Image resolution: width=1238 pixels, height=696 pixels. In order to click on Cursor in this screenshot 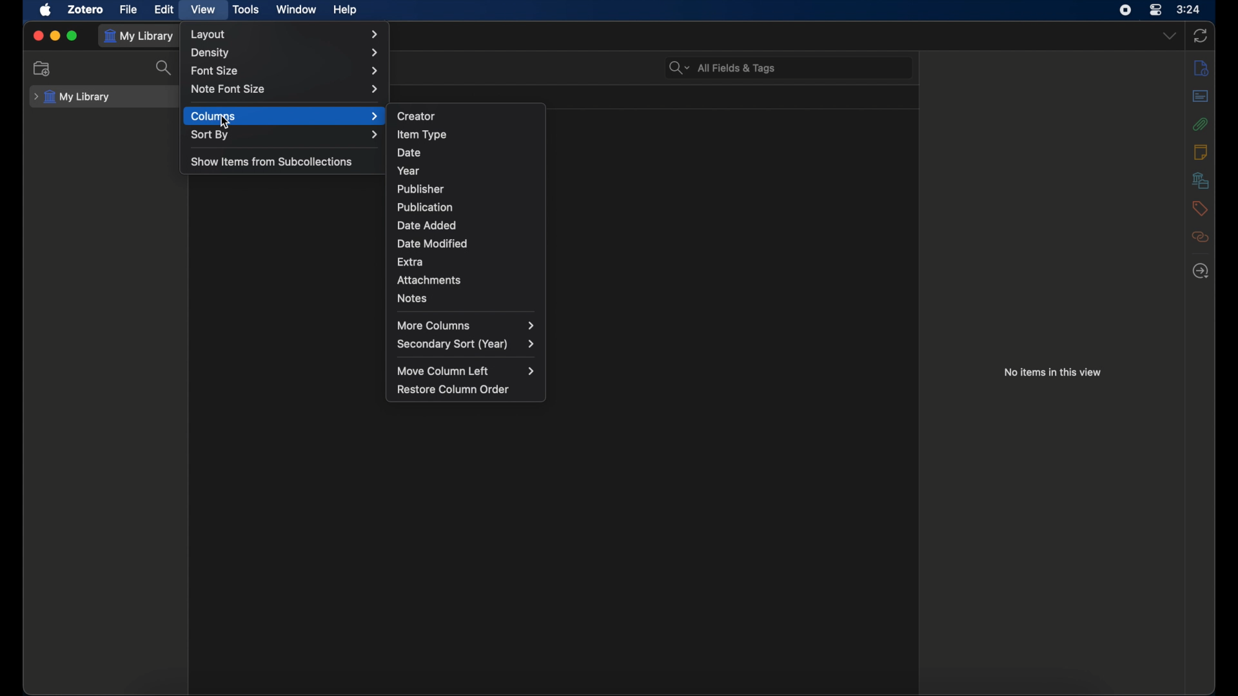, I will do `click(224, 123)`.